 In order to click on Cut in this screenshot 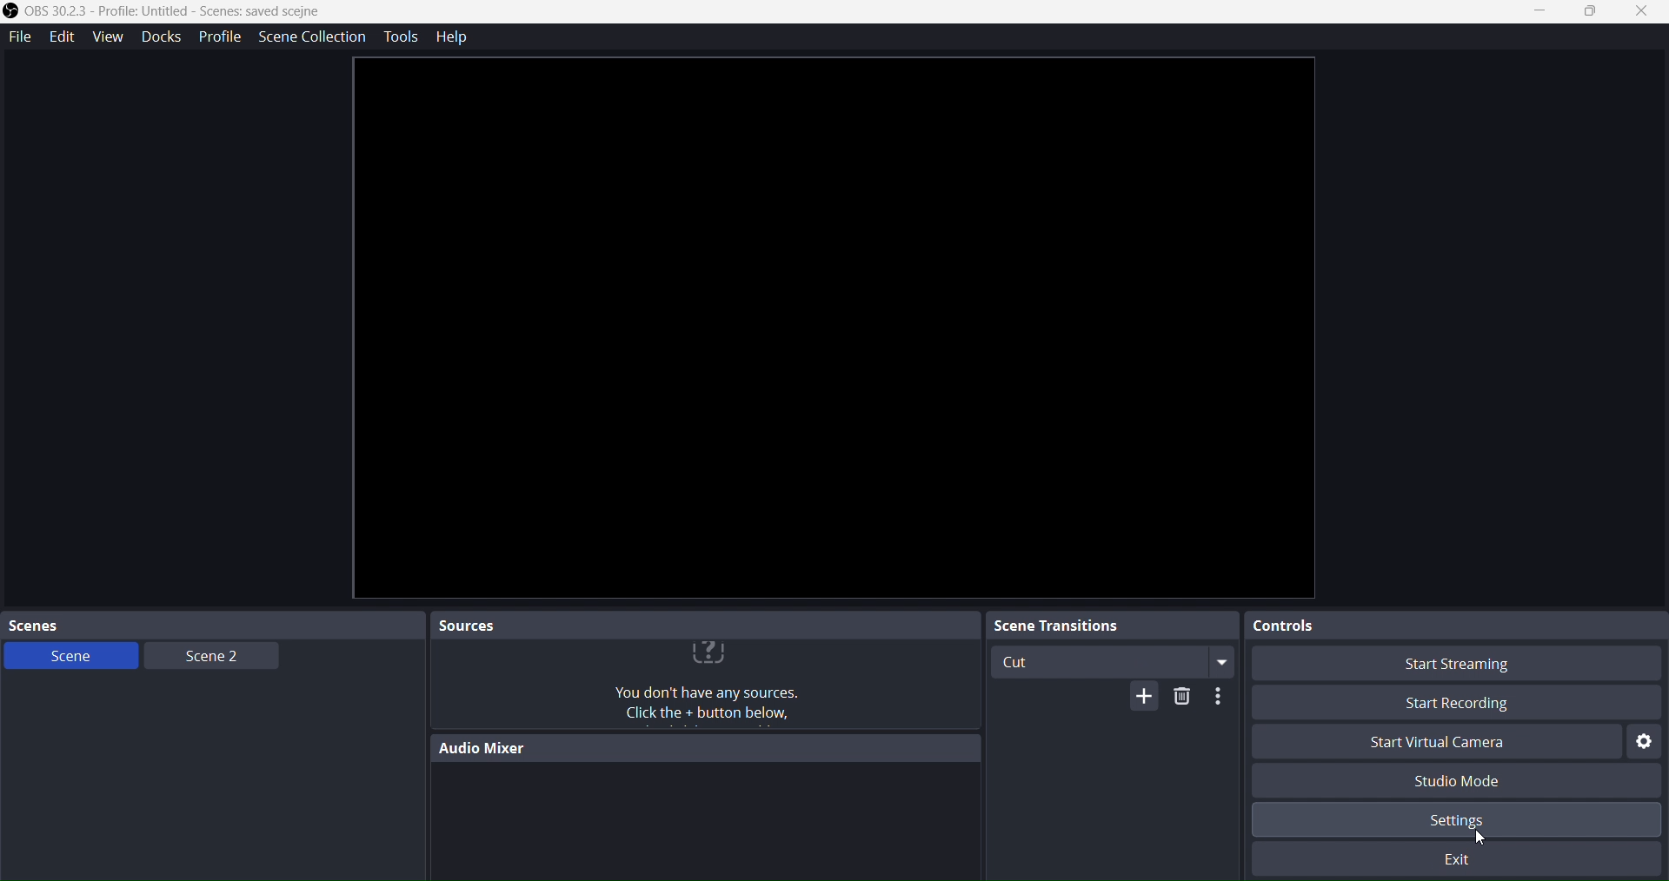, I will do `click(1112, 662)`.